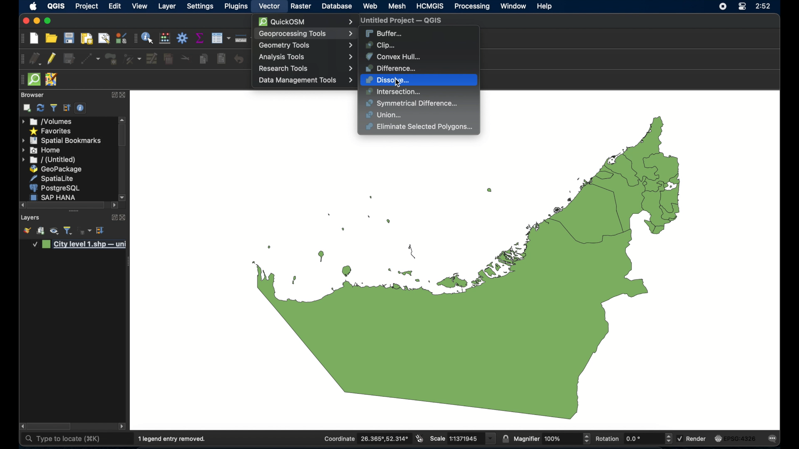 The height and width of the screenshot is (449, 799). What do you see at coordinates (52, 79) in the screenshot?
I see `jsom remote` at bounding box center [52, 79].